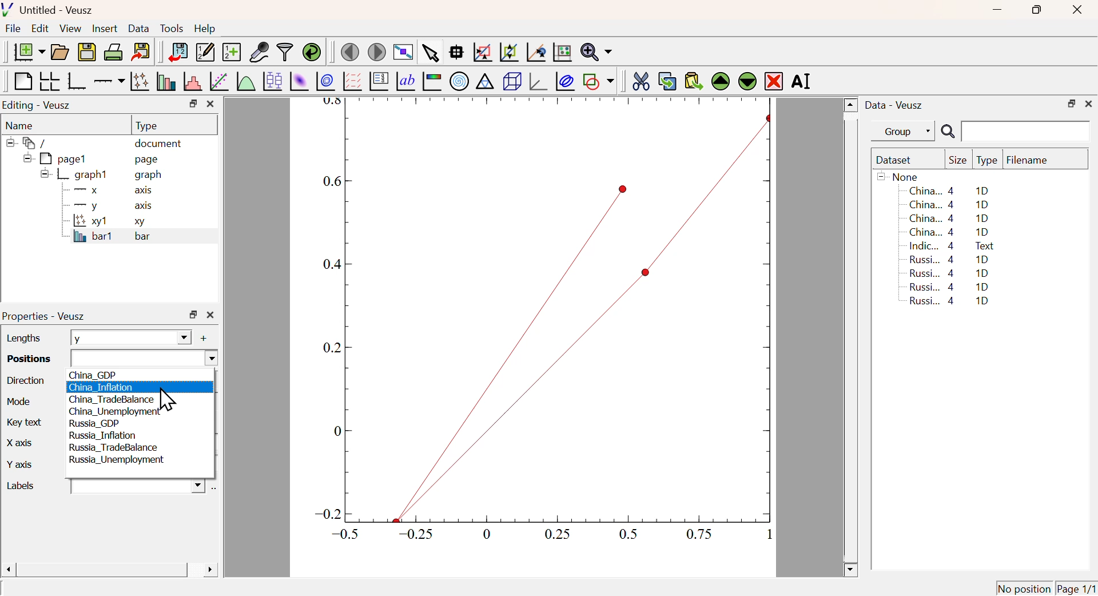 The image size is (1098, 596). I want to click on Tools, so click(172, 29).